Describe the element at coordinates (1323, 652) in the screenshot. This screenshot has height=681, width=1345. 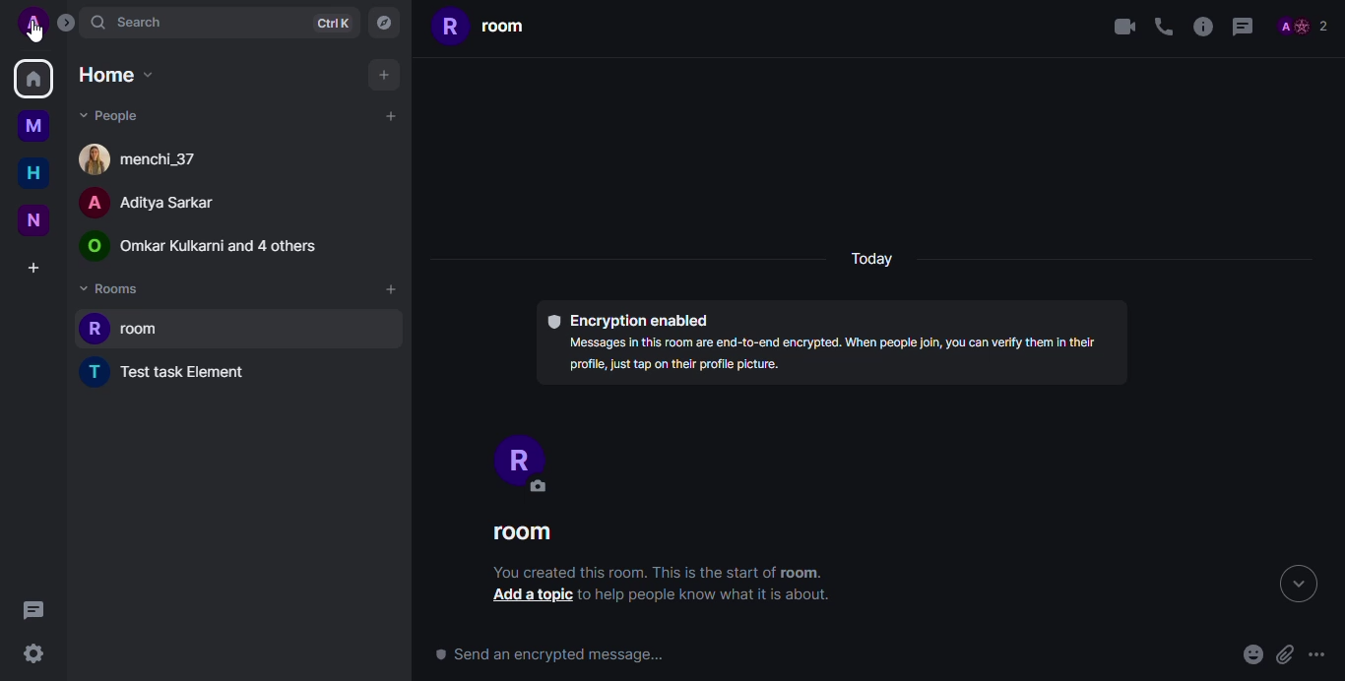
I see `Ellipsis` at that location.